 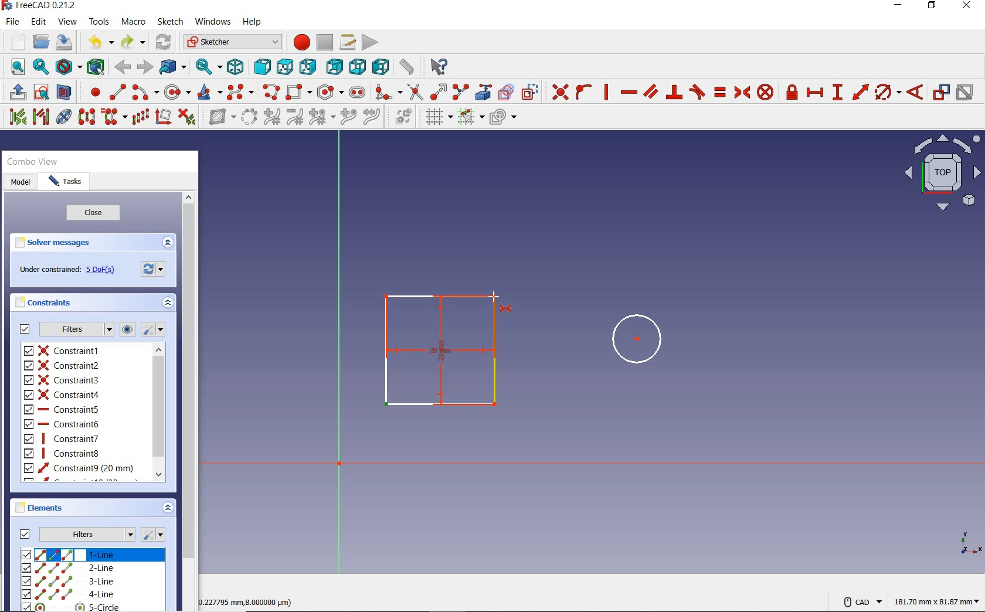 What do you see at coordinates (492, 293) in the screenshot?
I see `Cursor` at bounding box center [492, 293].